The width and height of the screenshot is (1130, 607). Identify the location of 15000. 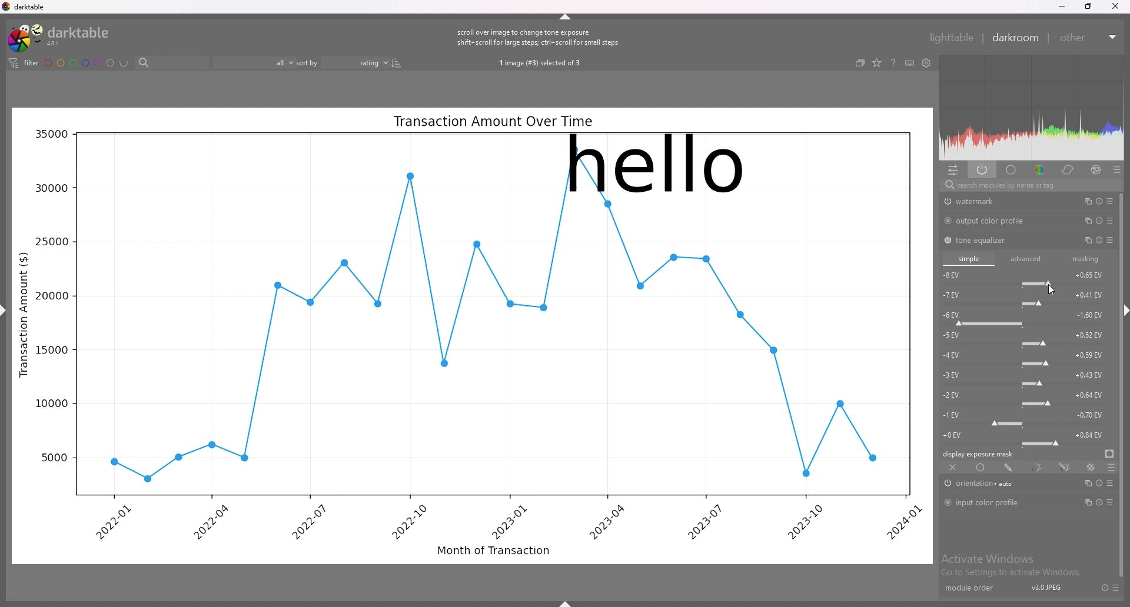
(51, 351).